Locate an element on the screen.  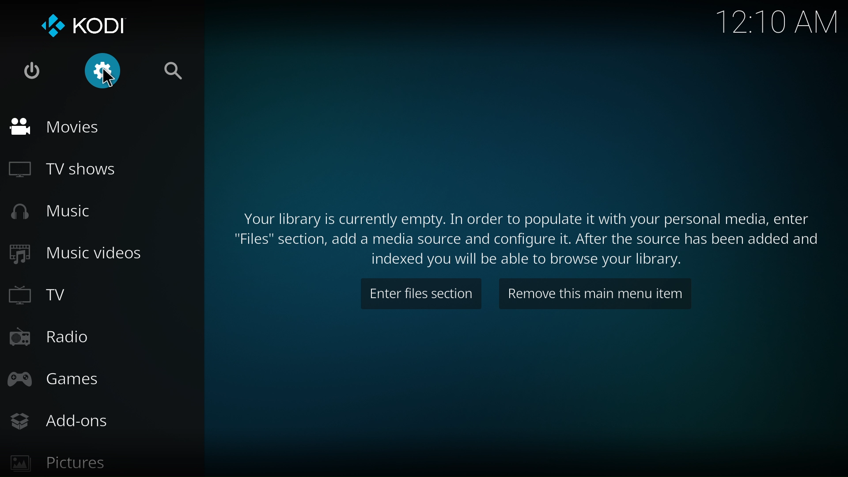
cursor is located at coordinates (111, 79).